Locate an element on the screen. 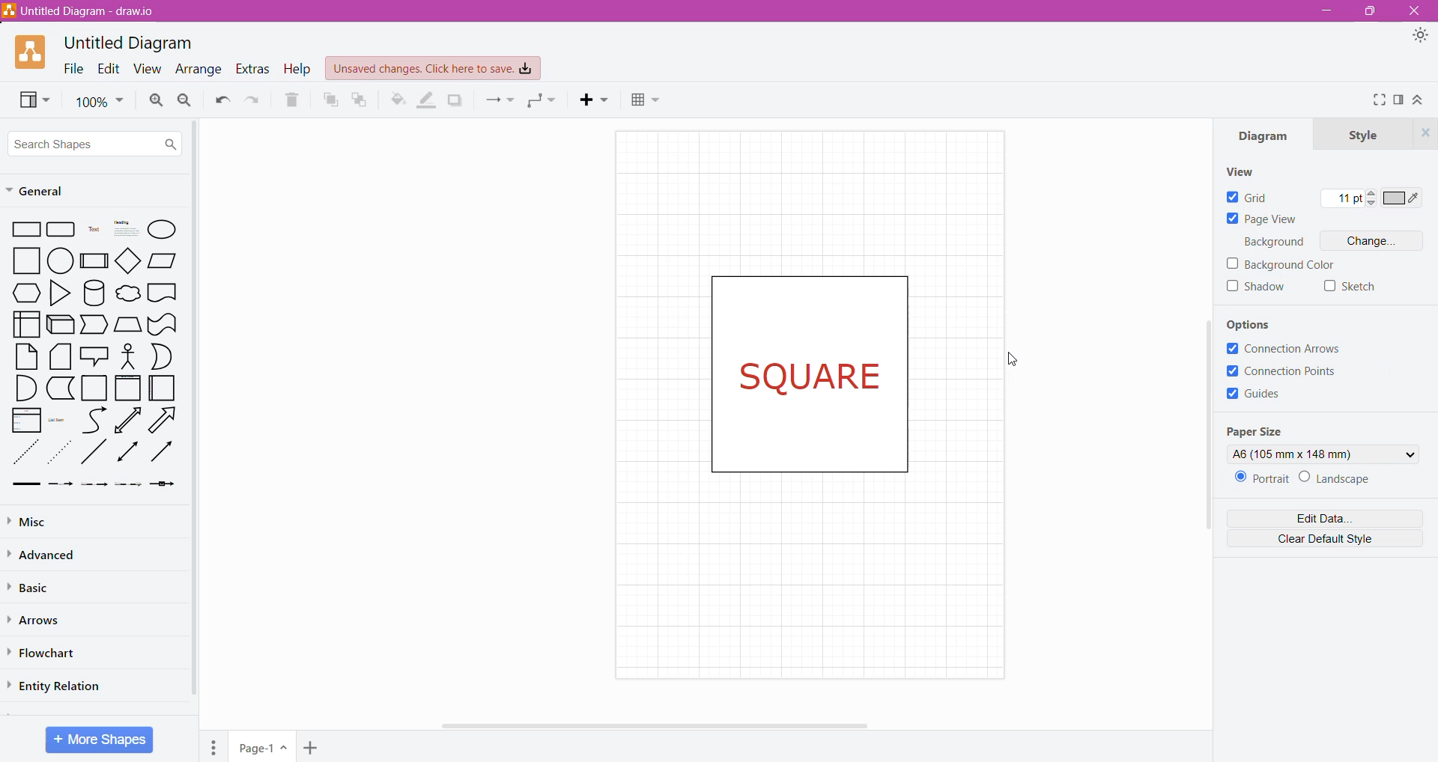 Image resolution: width=1438 pixels, height=762 pixels. Clear Default Style is located at coordinates (1326, 537).